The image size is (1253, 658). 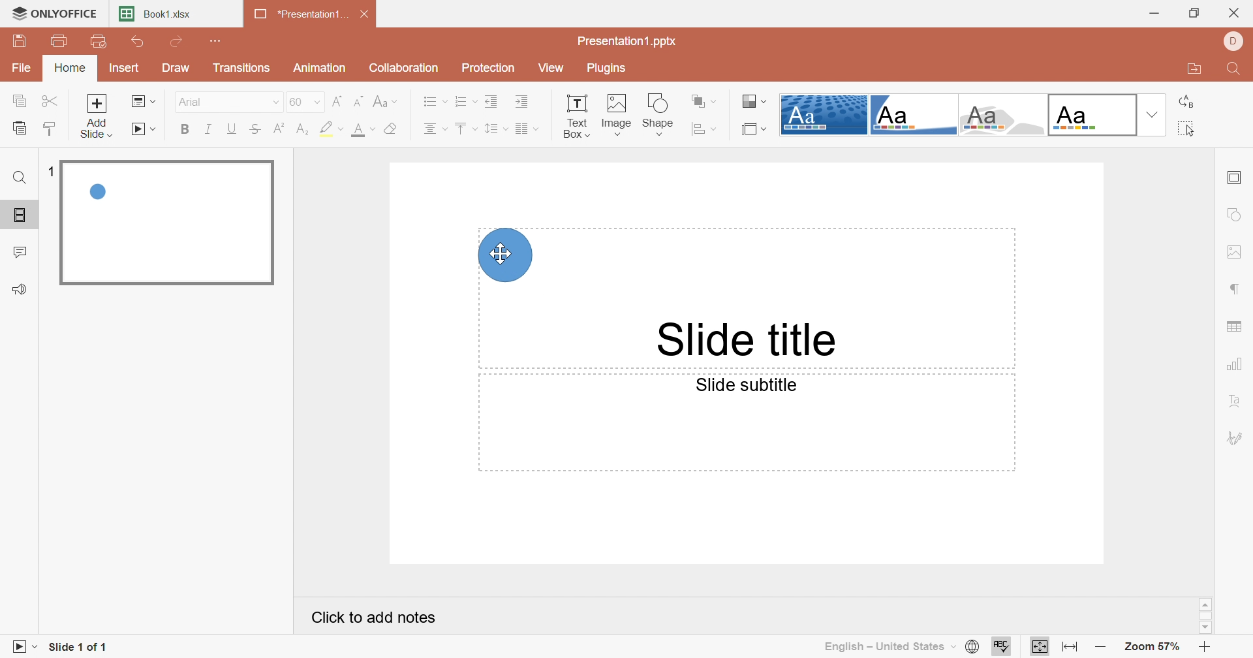 What do you see at coordinates (156, 13) in the screenshot?
I see `Book1.xlsx` at bounding box center [156, 13].